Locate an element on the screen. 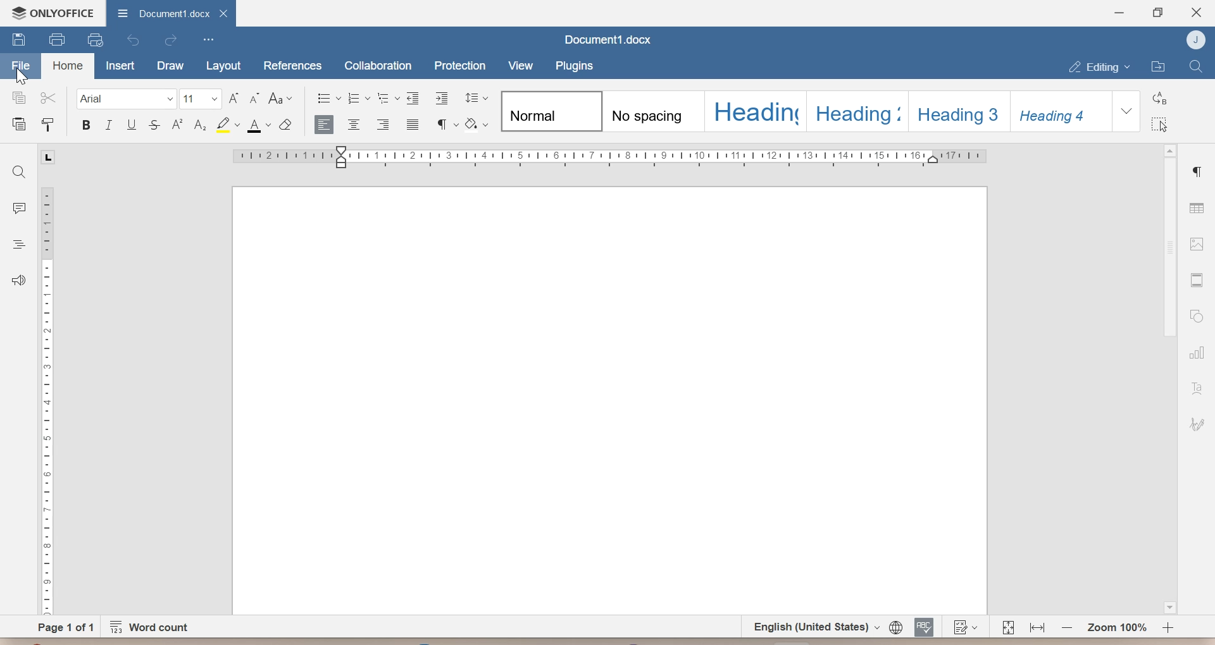 This screenshot has height=645, width=1215. Select all is located at coordinates (1160, 124).